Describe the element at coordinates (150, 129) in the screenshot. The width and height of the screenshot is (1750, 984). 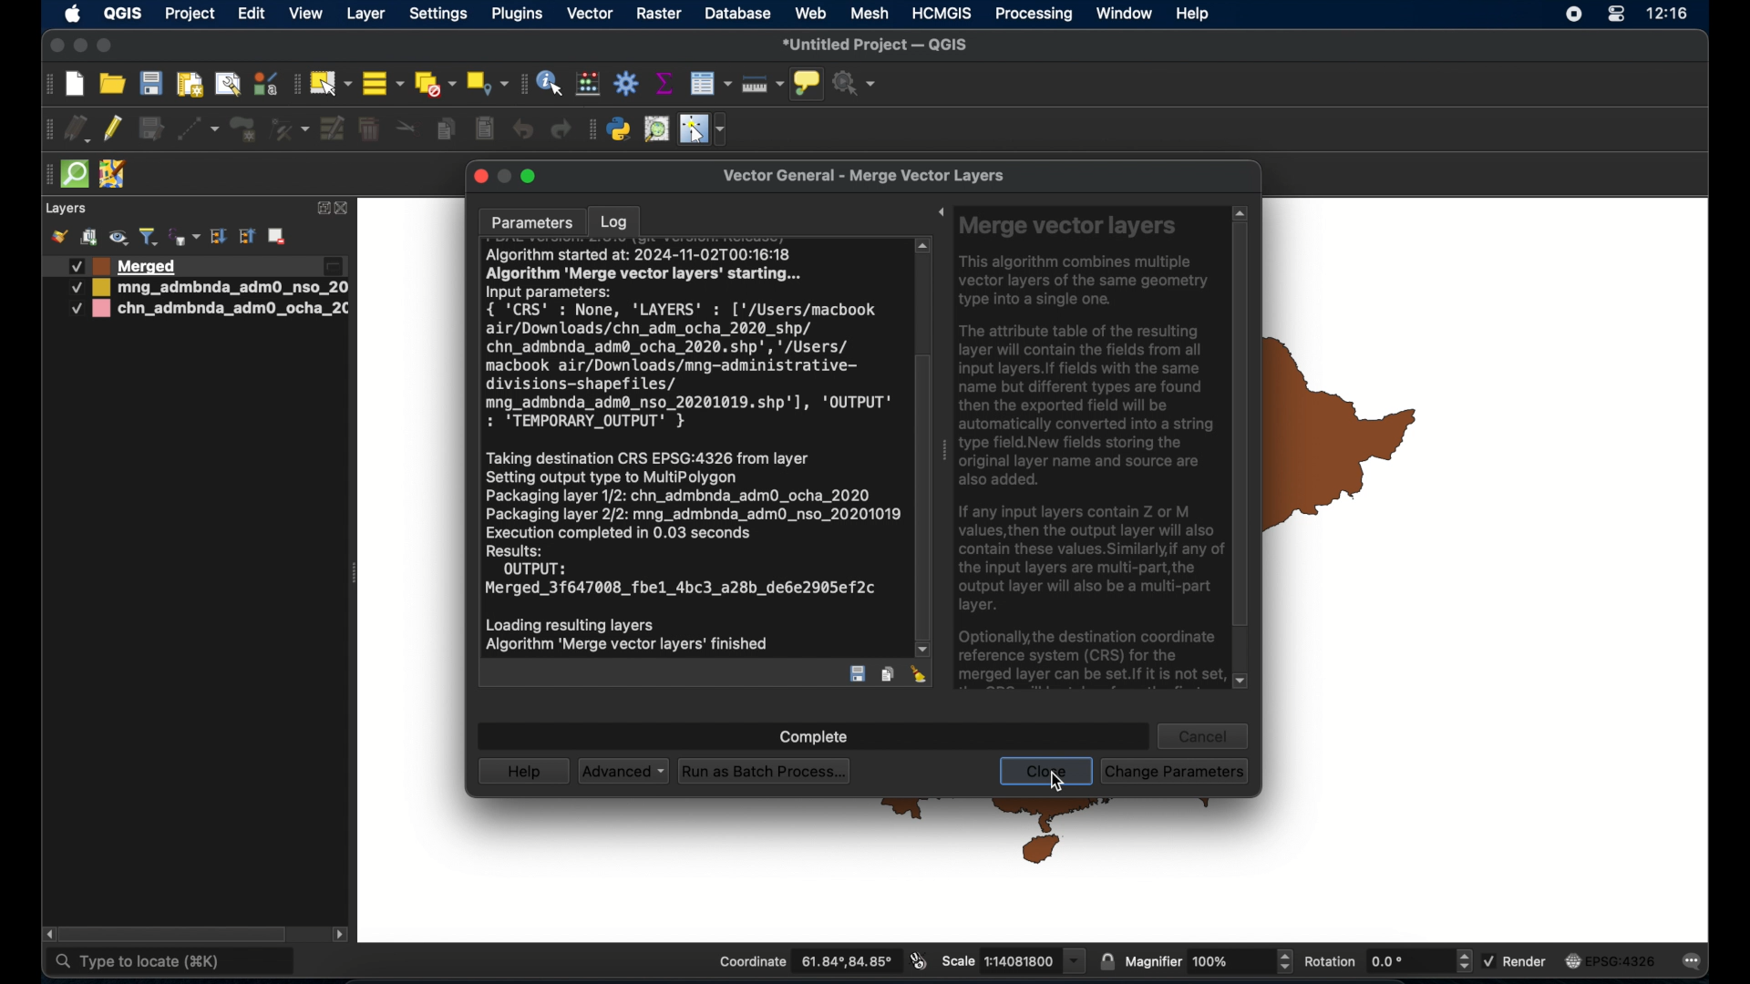
I see `save edits` at that location.